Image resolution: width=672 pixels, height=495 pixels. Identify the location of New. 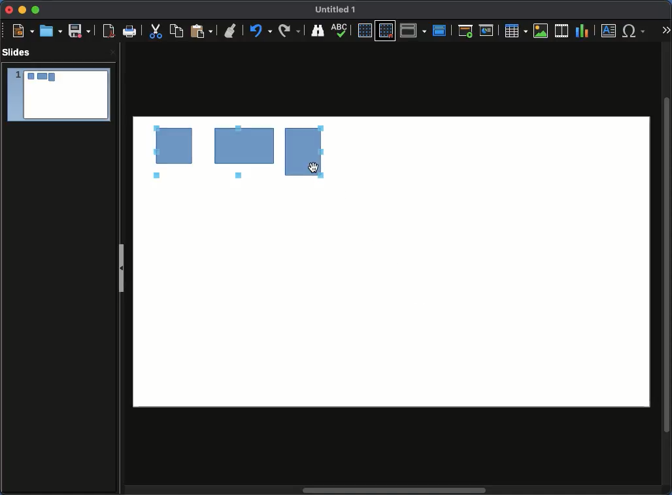
(20, 31).